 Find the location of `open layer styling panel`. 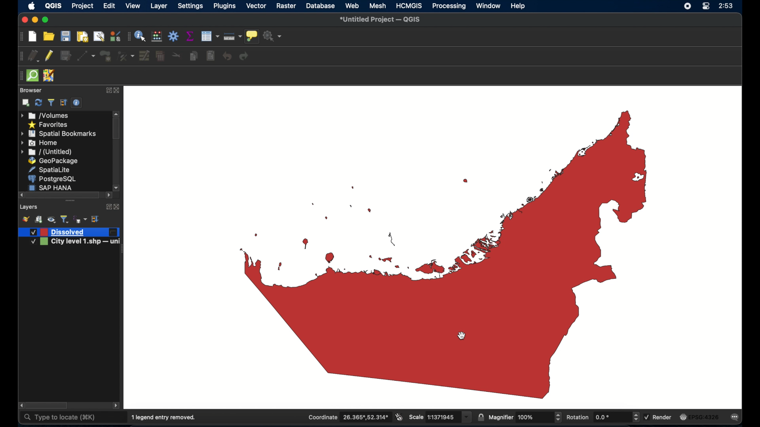

open layer styling panel is located at coordinates (26, 220).